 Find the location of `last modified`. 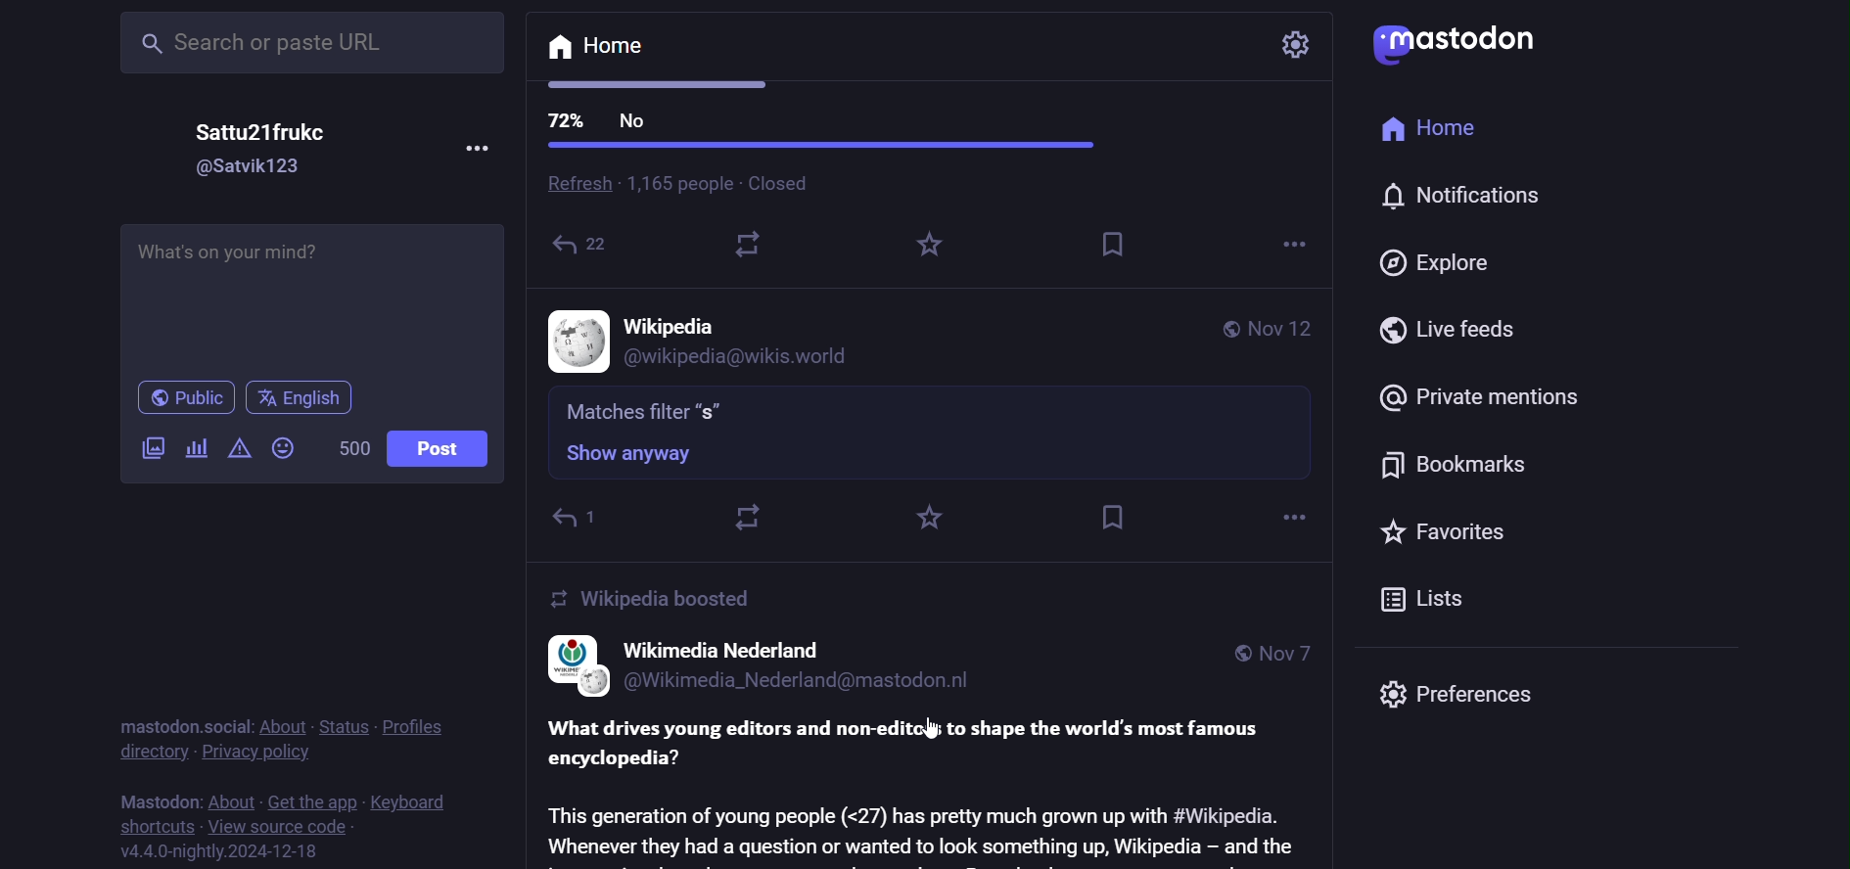

last modified is located at coordinates (1284, 331).